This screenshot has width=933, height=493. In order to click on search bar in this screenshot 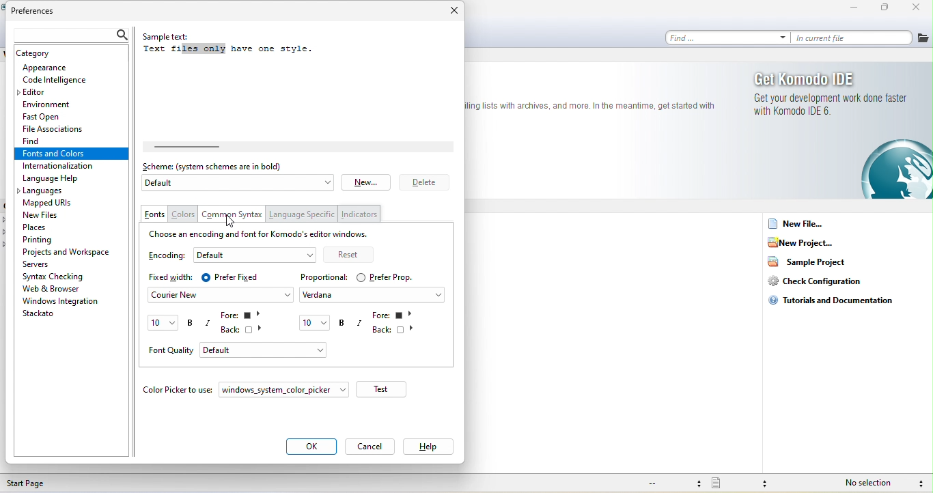, I will do `click(72, 35)`.